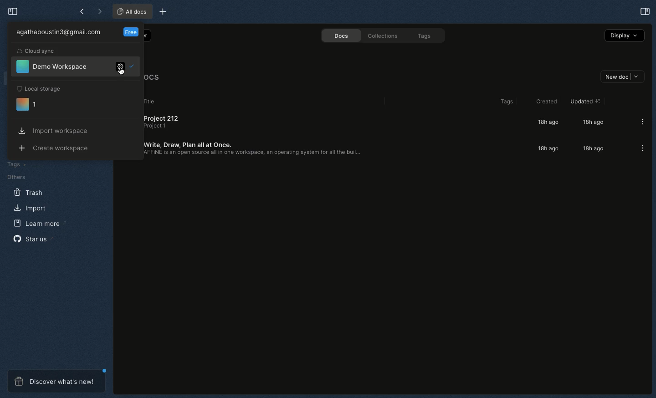 This screenshot has width=656, height=398. Describe the element at coordinates (52, 67) in the screenshot. I see `Demo workspace` at that location.